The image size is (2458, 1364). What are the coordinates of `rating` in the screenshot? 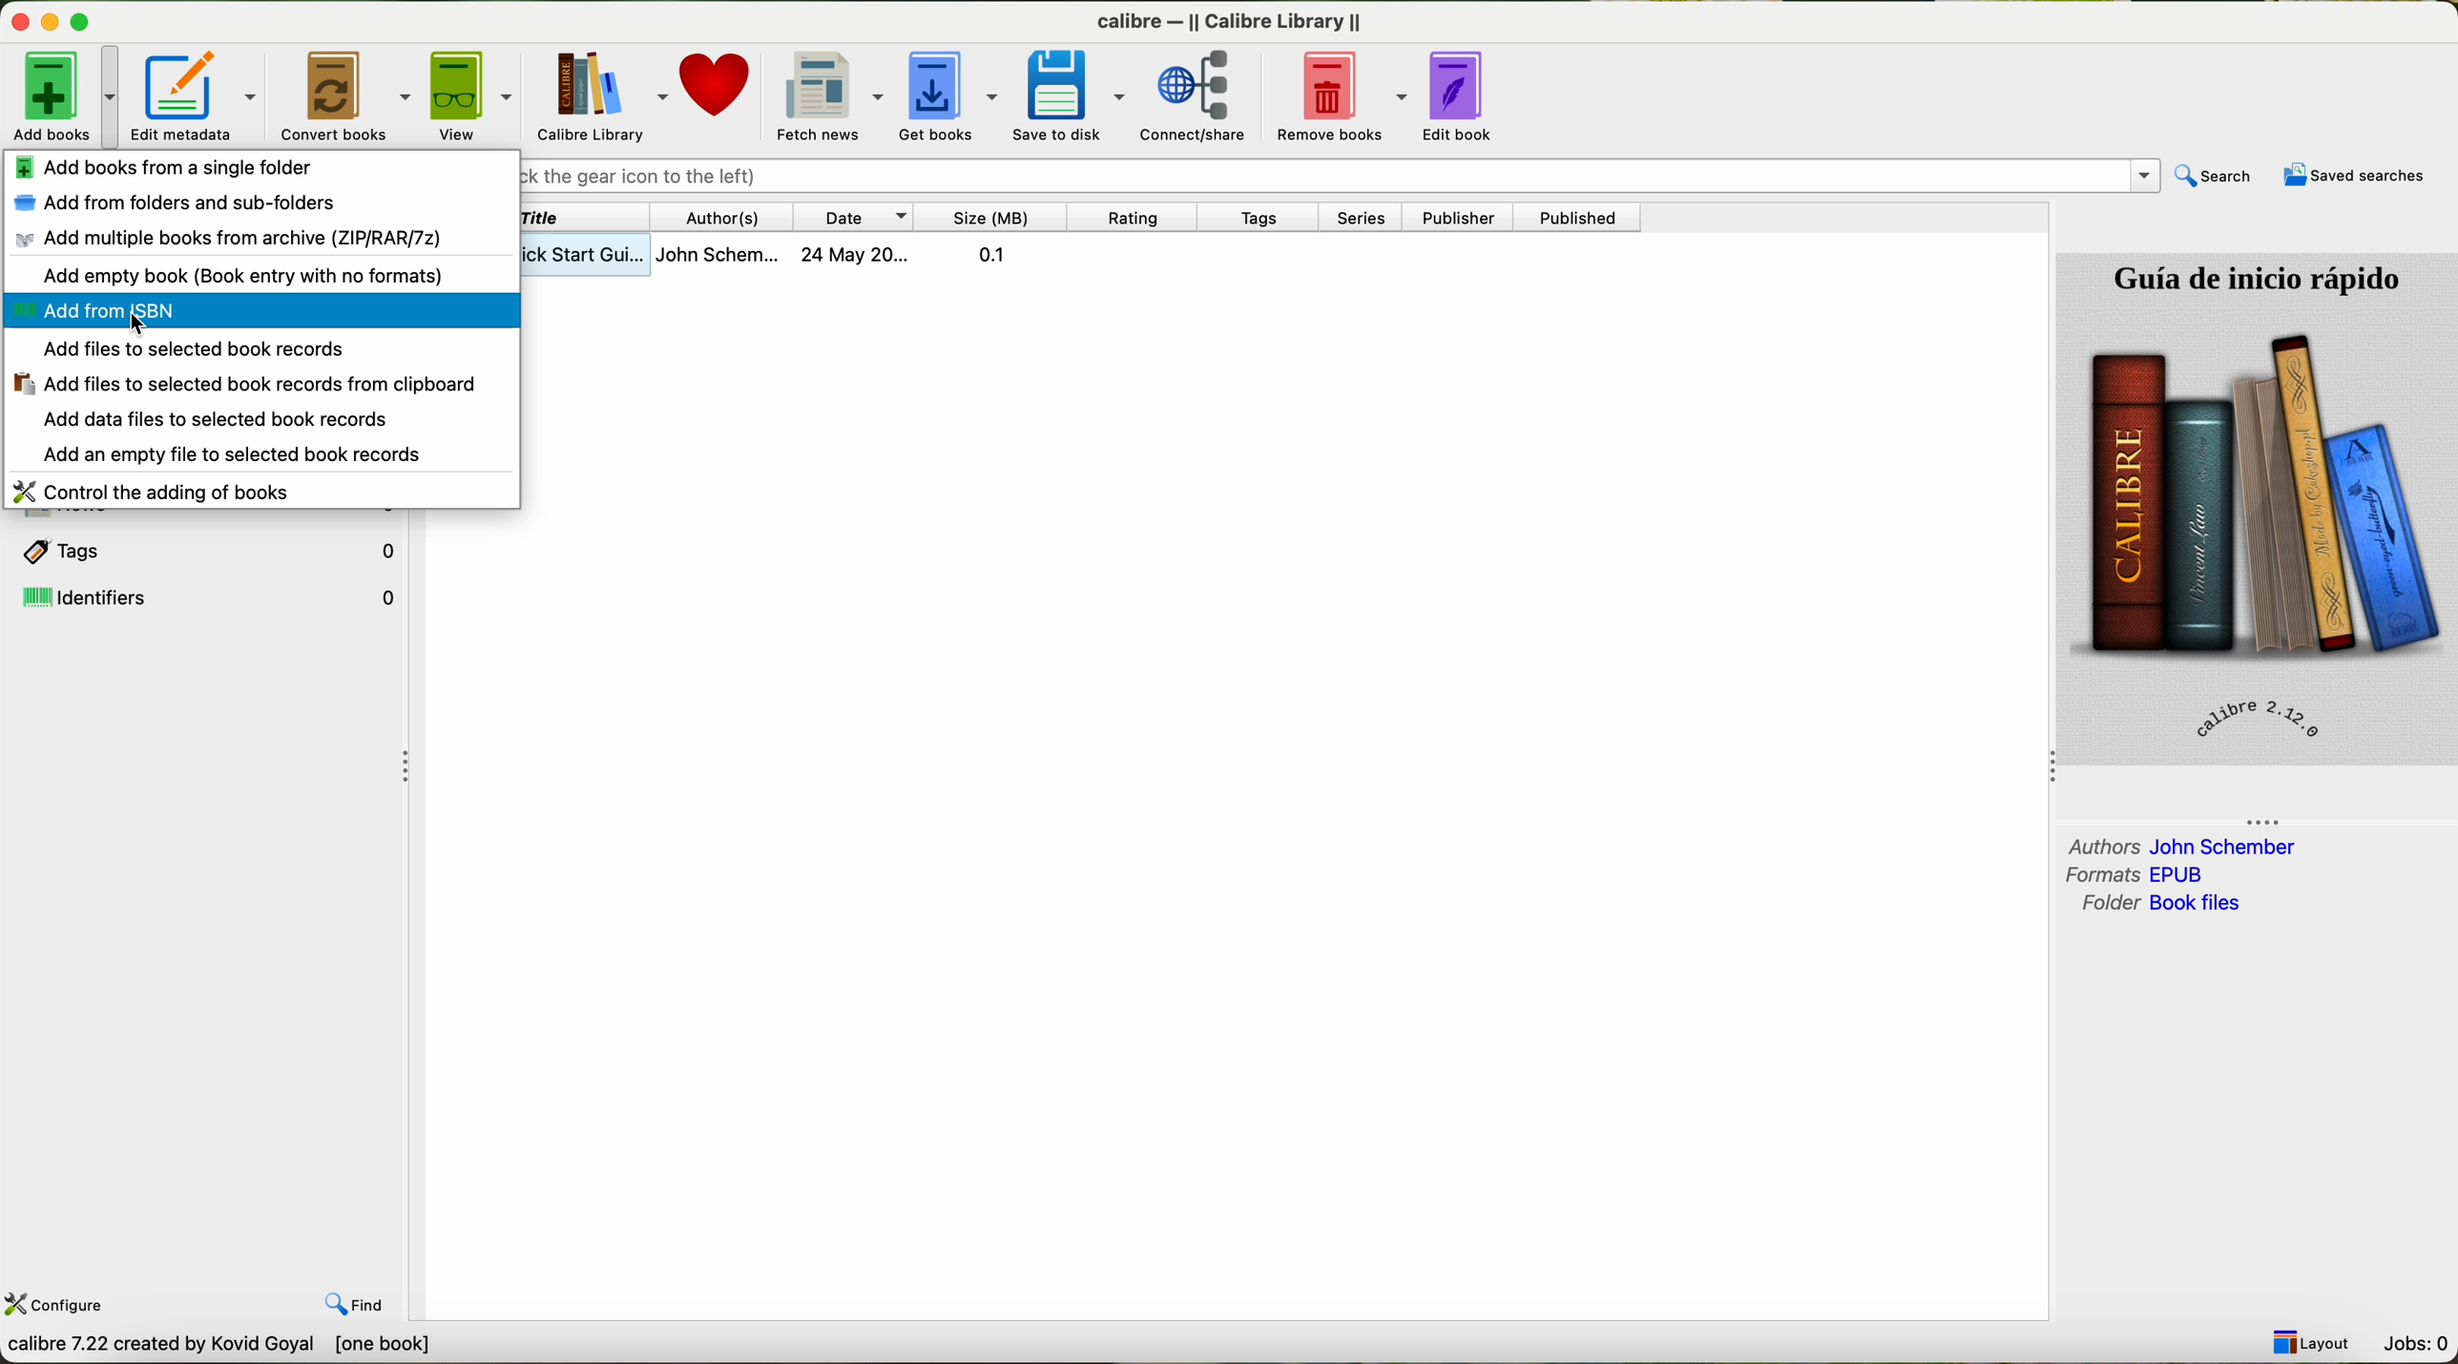 It's located at (1134, 218).